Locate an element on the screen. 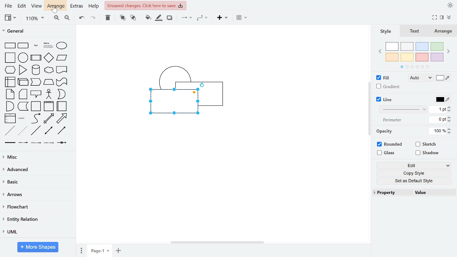 The height and width of the screenshot is (257, 457). zoom out is located at coordinates (68, 18).